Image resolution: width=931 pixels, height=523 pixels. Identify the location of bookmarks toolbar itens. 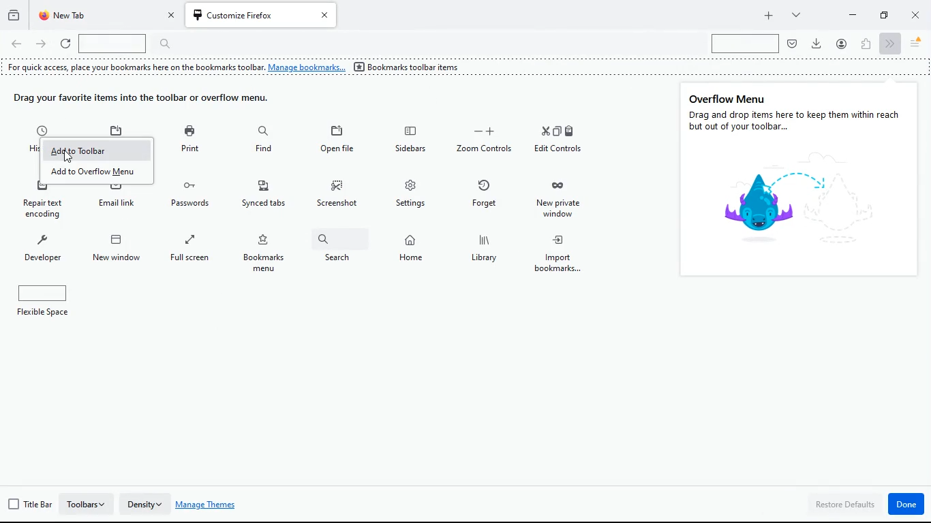
(410, 68).